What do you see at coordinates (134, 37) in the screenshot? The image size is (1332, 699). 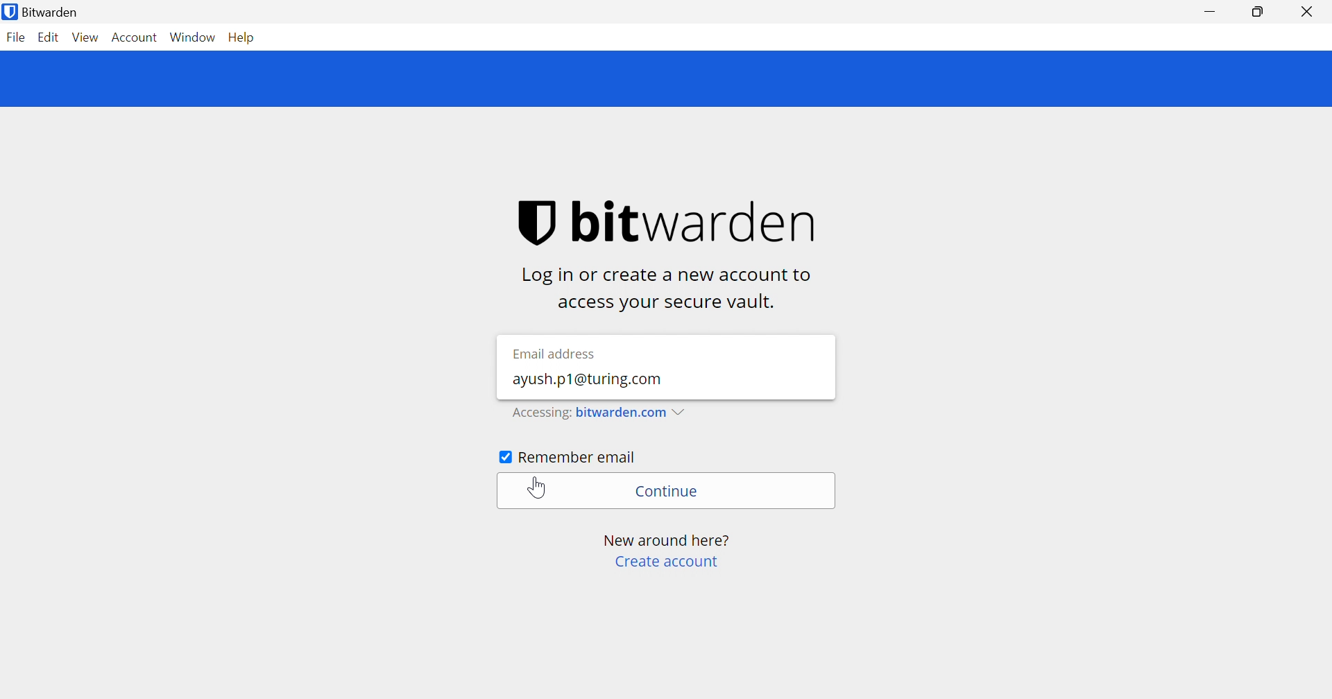 I see `Account` at bounding box center [134, 37].